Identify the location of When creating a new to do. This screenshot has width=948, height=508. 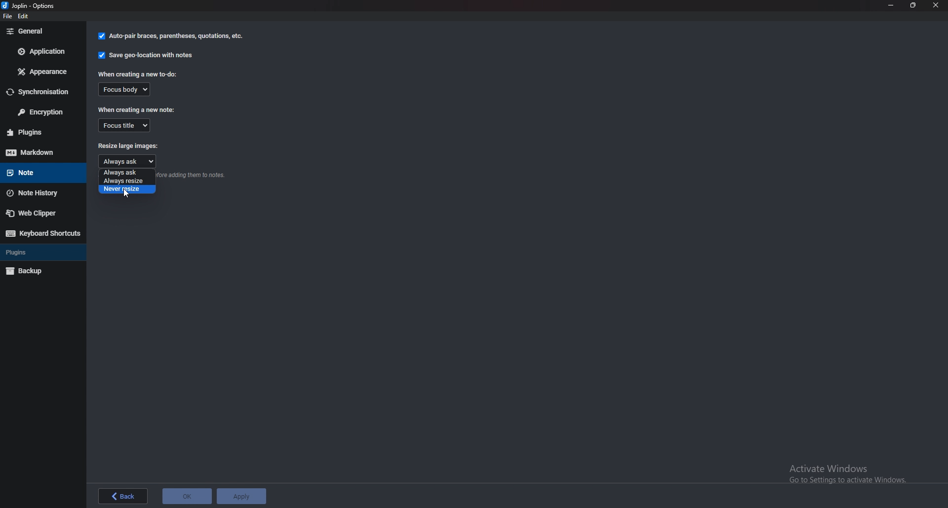
(138, 74).